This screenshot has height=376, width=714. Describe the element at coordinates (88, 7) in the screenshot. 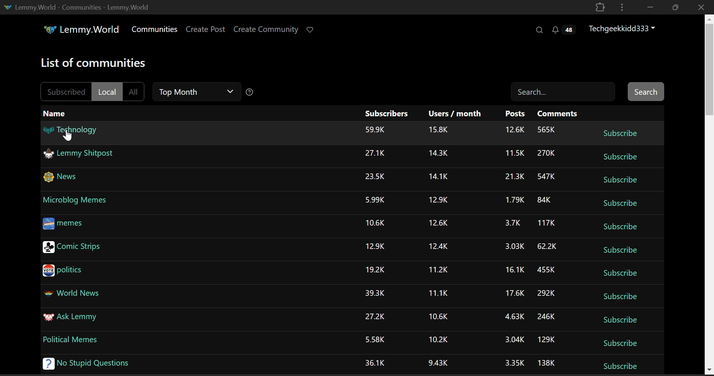

I see `Lemmy.World - Communities - Lemmy.World` at that location.